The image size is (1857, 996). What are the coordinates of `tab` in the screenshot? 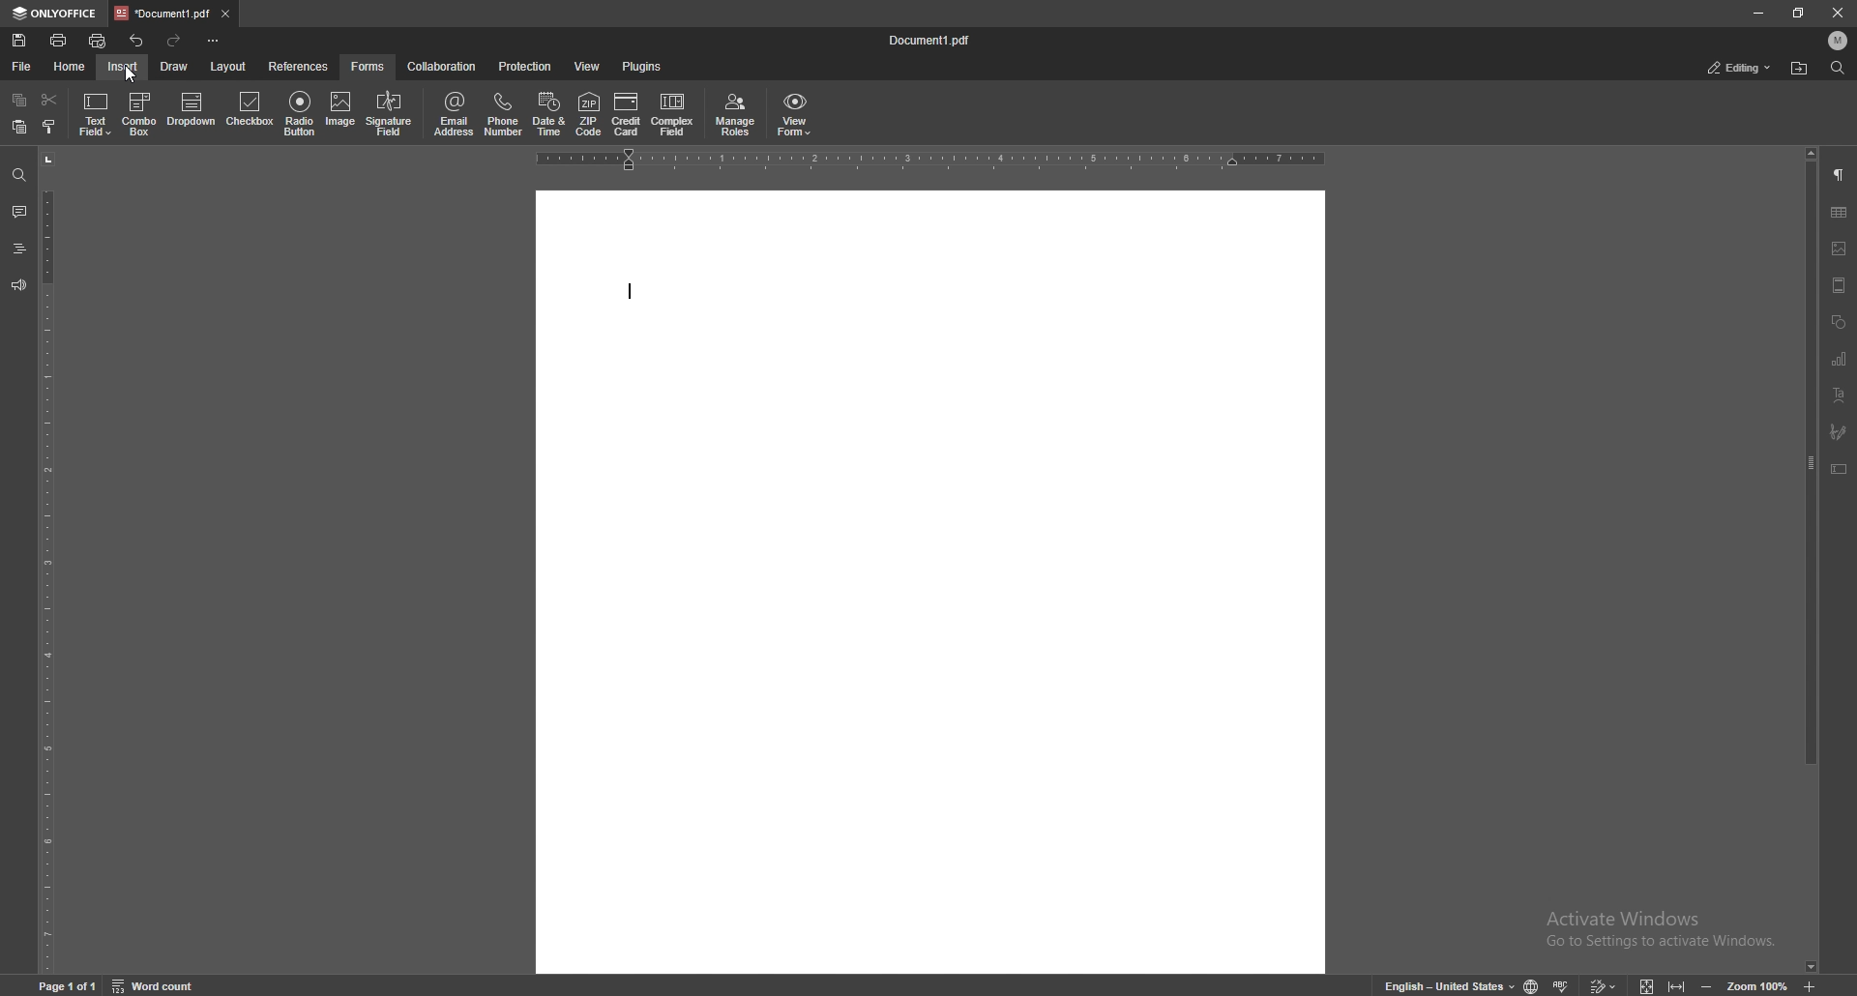 It's located at (162, 14).